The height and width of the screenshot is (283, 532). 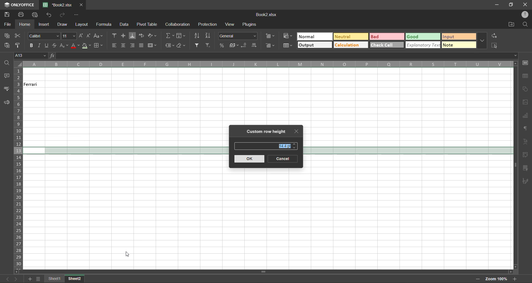 I want to click on align right, so click(x=133, y=45).